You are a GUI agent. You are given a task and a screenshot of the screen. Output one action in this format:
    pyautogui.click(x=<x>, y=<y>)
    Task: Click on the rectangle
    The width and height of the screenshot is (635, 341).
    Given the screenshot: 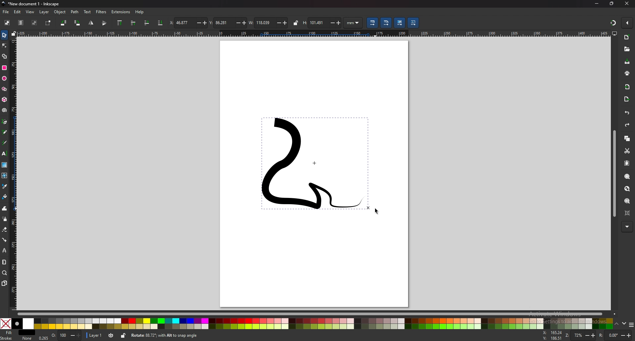 What is the action you would take?
    pyautogui.click(x=4, y=68)
    